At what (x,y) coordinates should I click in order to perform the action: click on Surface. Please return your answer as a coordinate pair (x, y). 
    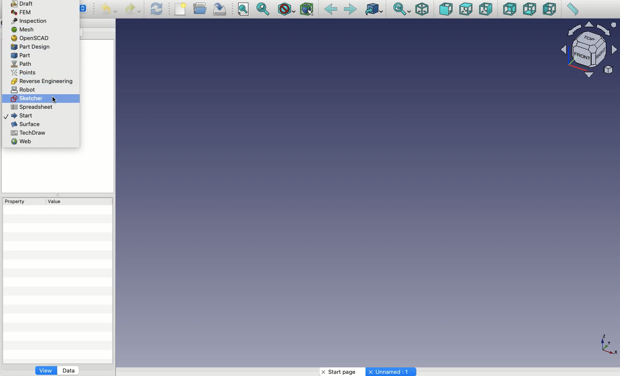
    Looking at the image, I should click on (25, 124).